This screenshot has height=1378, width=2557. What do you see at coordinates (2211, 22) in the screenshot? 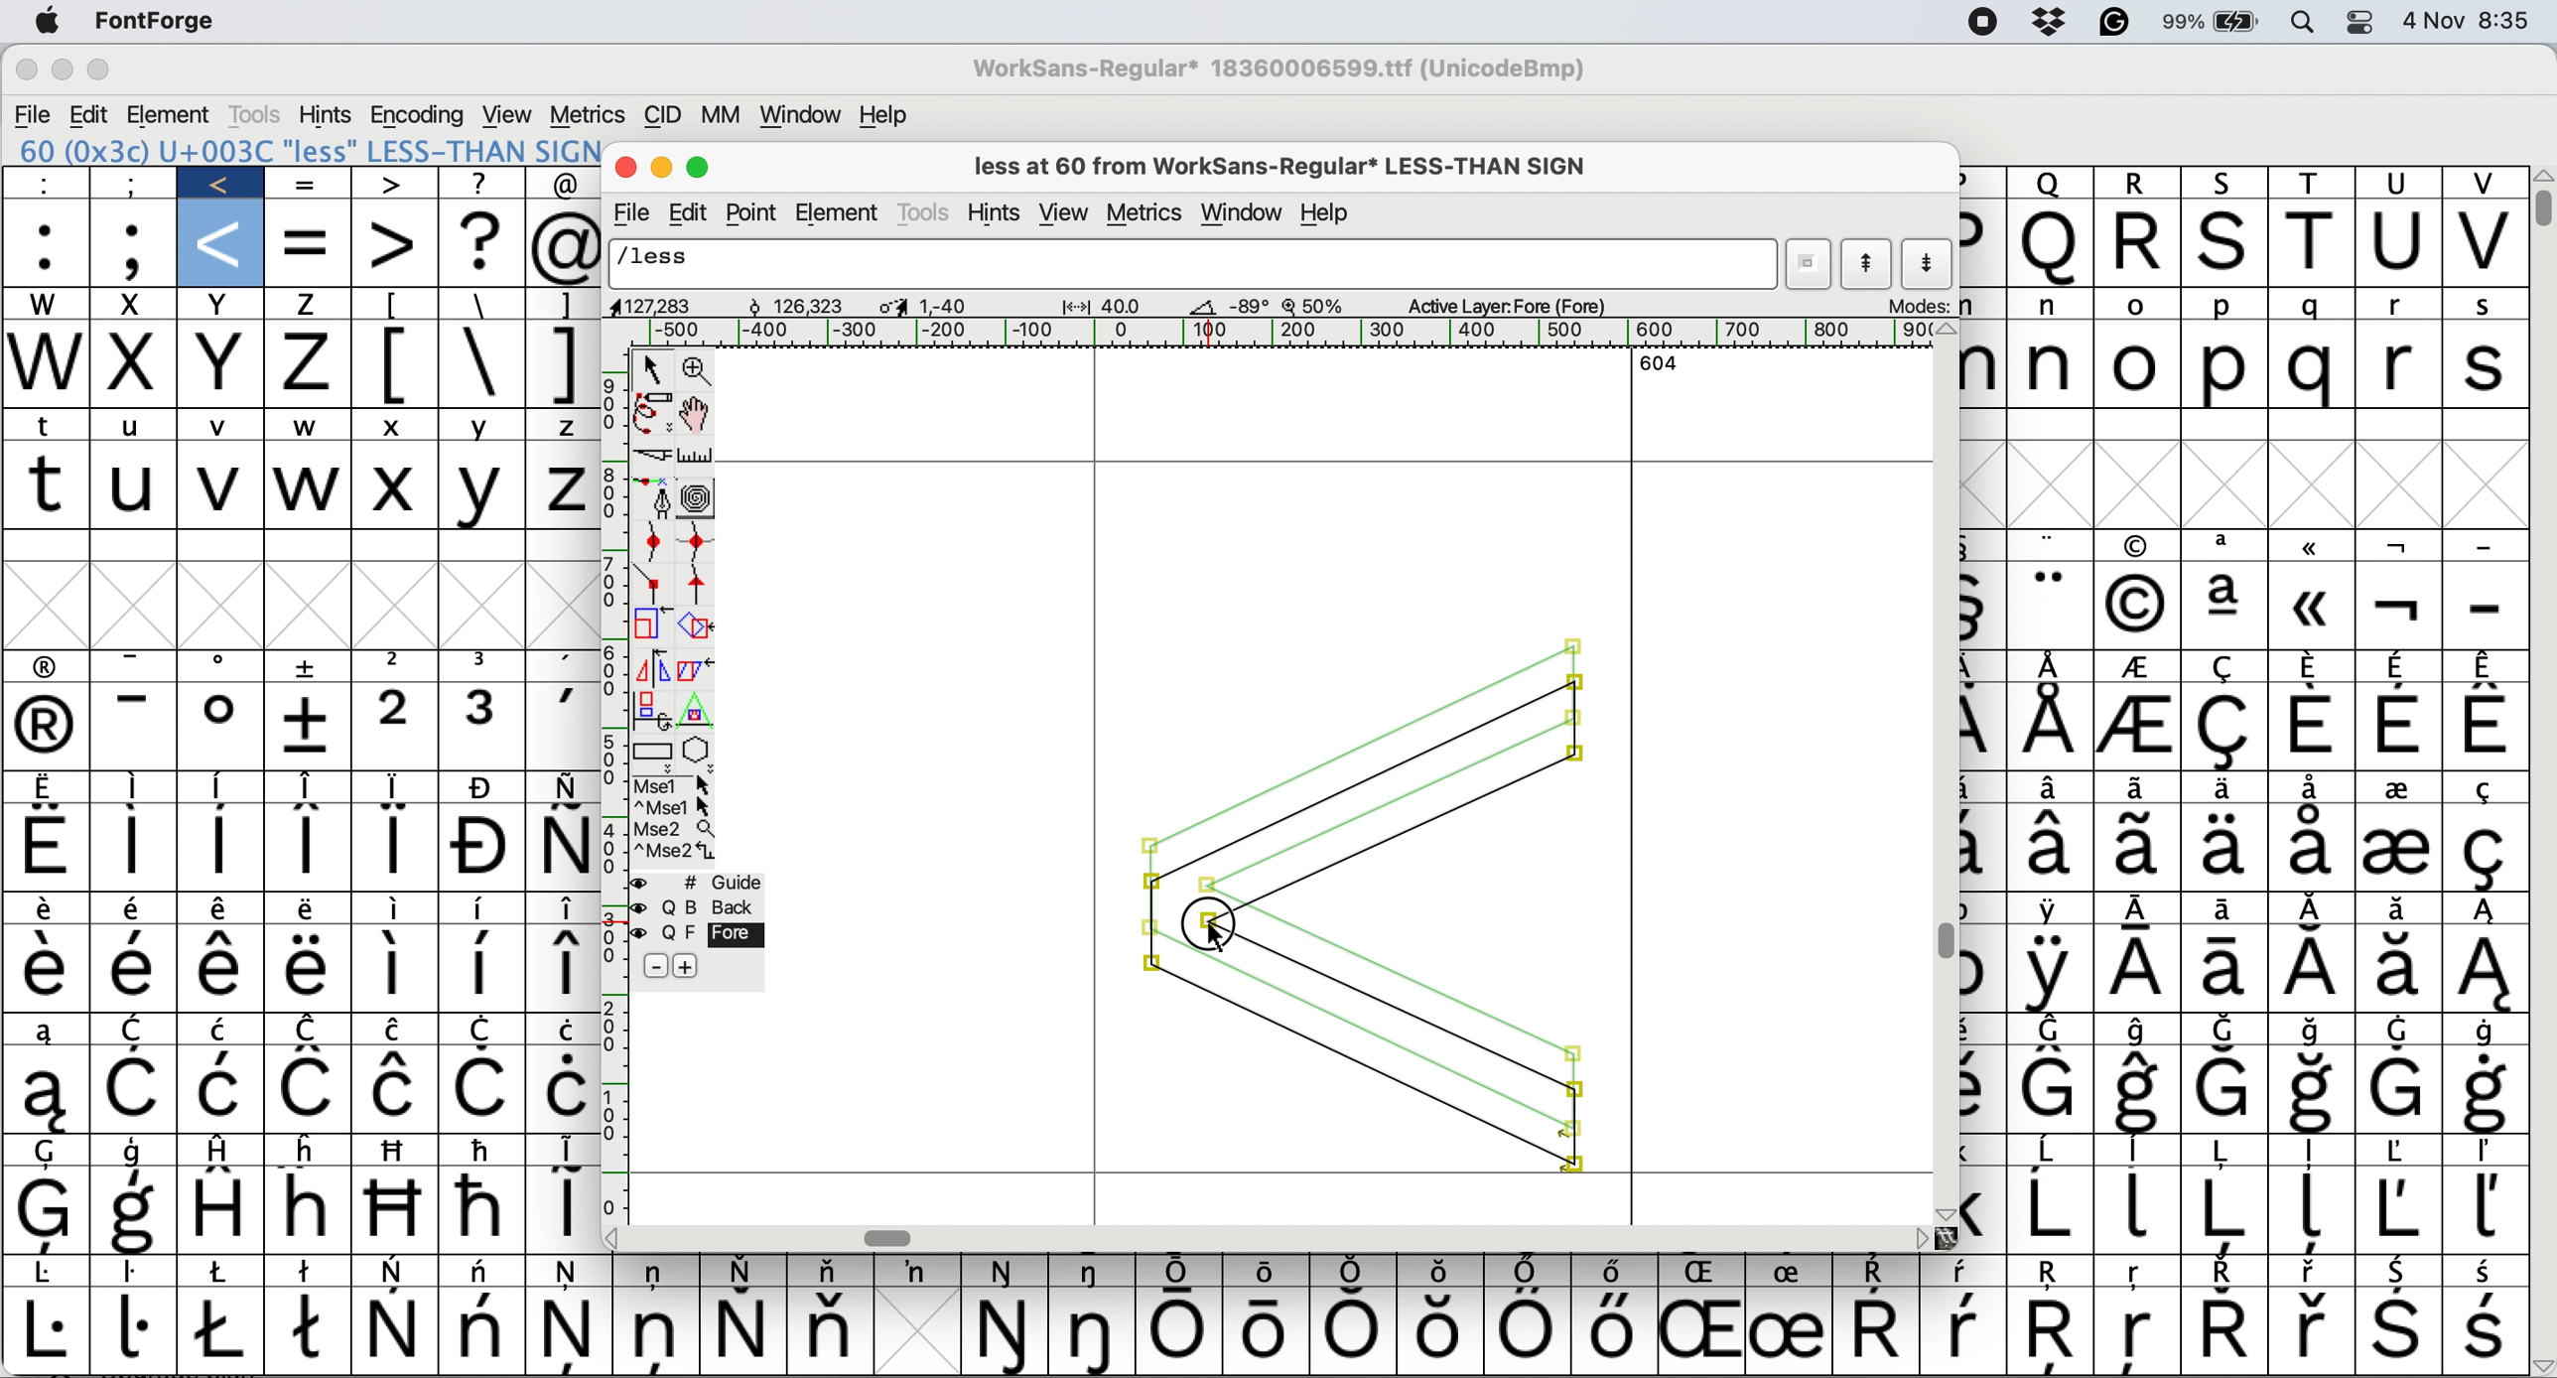
I see `battery` at bounding box center [2211, 22].